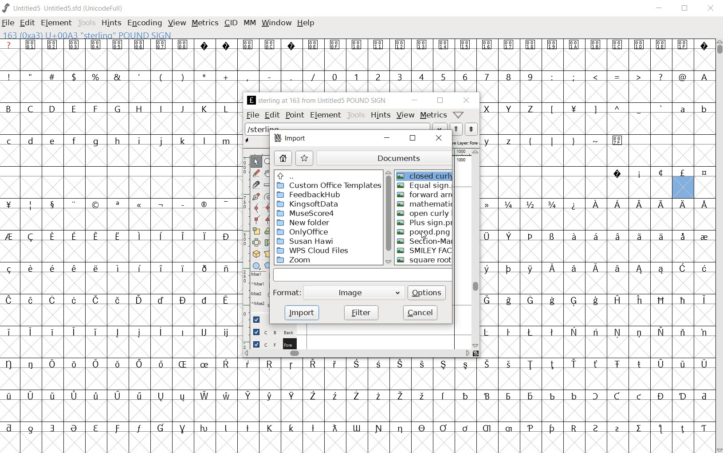 This screenshot has height=453, width=723. What do you see at coordinates (119, 235) in the screenshot?
I see `Symbol` at bounding box center [119, 235].